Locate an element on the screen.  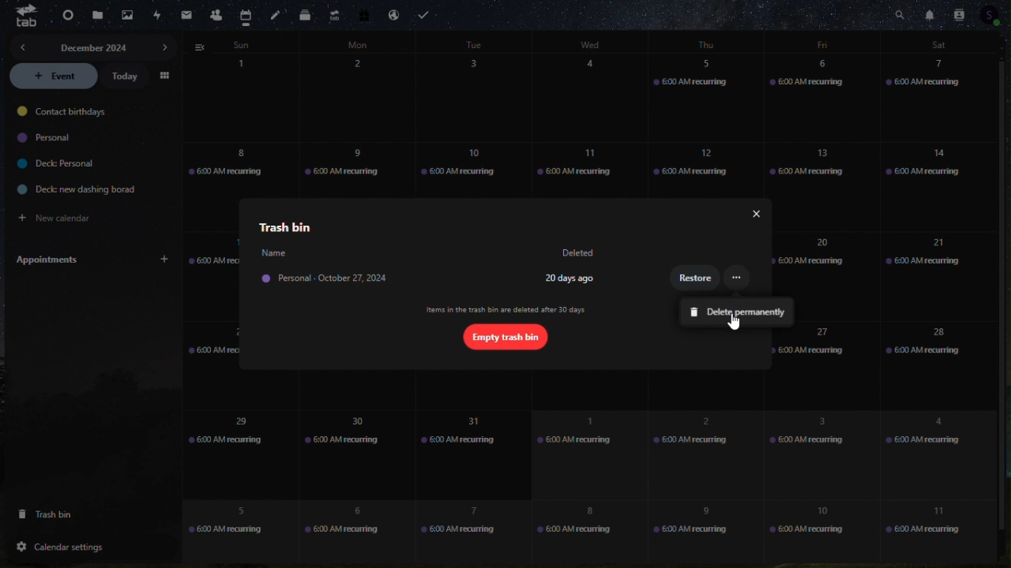
10 is located at coordinates (817, 531).